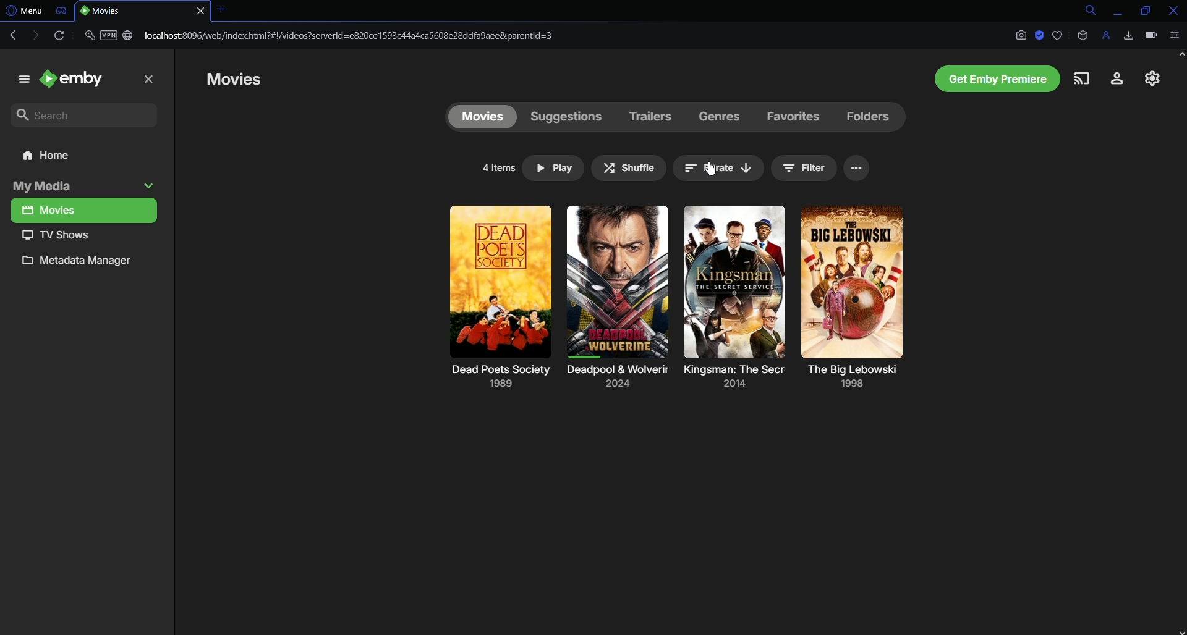 The width and height of the screenshot is (1187, 635). What do you see at coordinates (856, 377) in the screenshot?
I see `The Big Lebowski` at bounding box center [856, 377].